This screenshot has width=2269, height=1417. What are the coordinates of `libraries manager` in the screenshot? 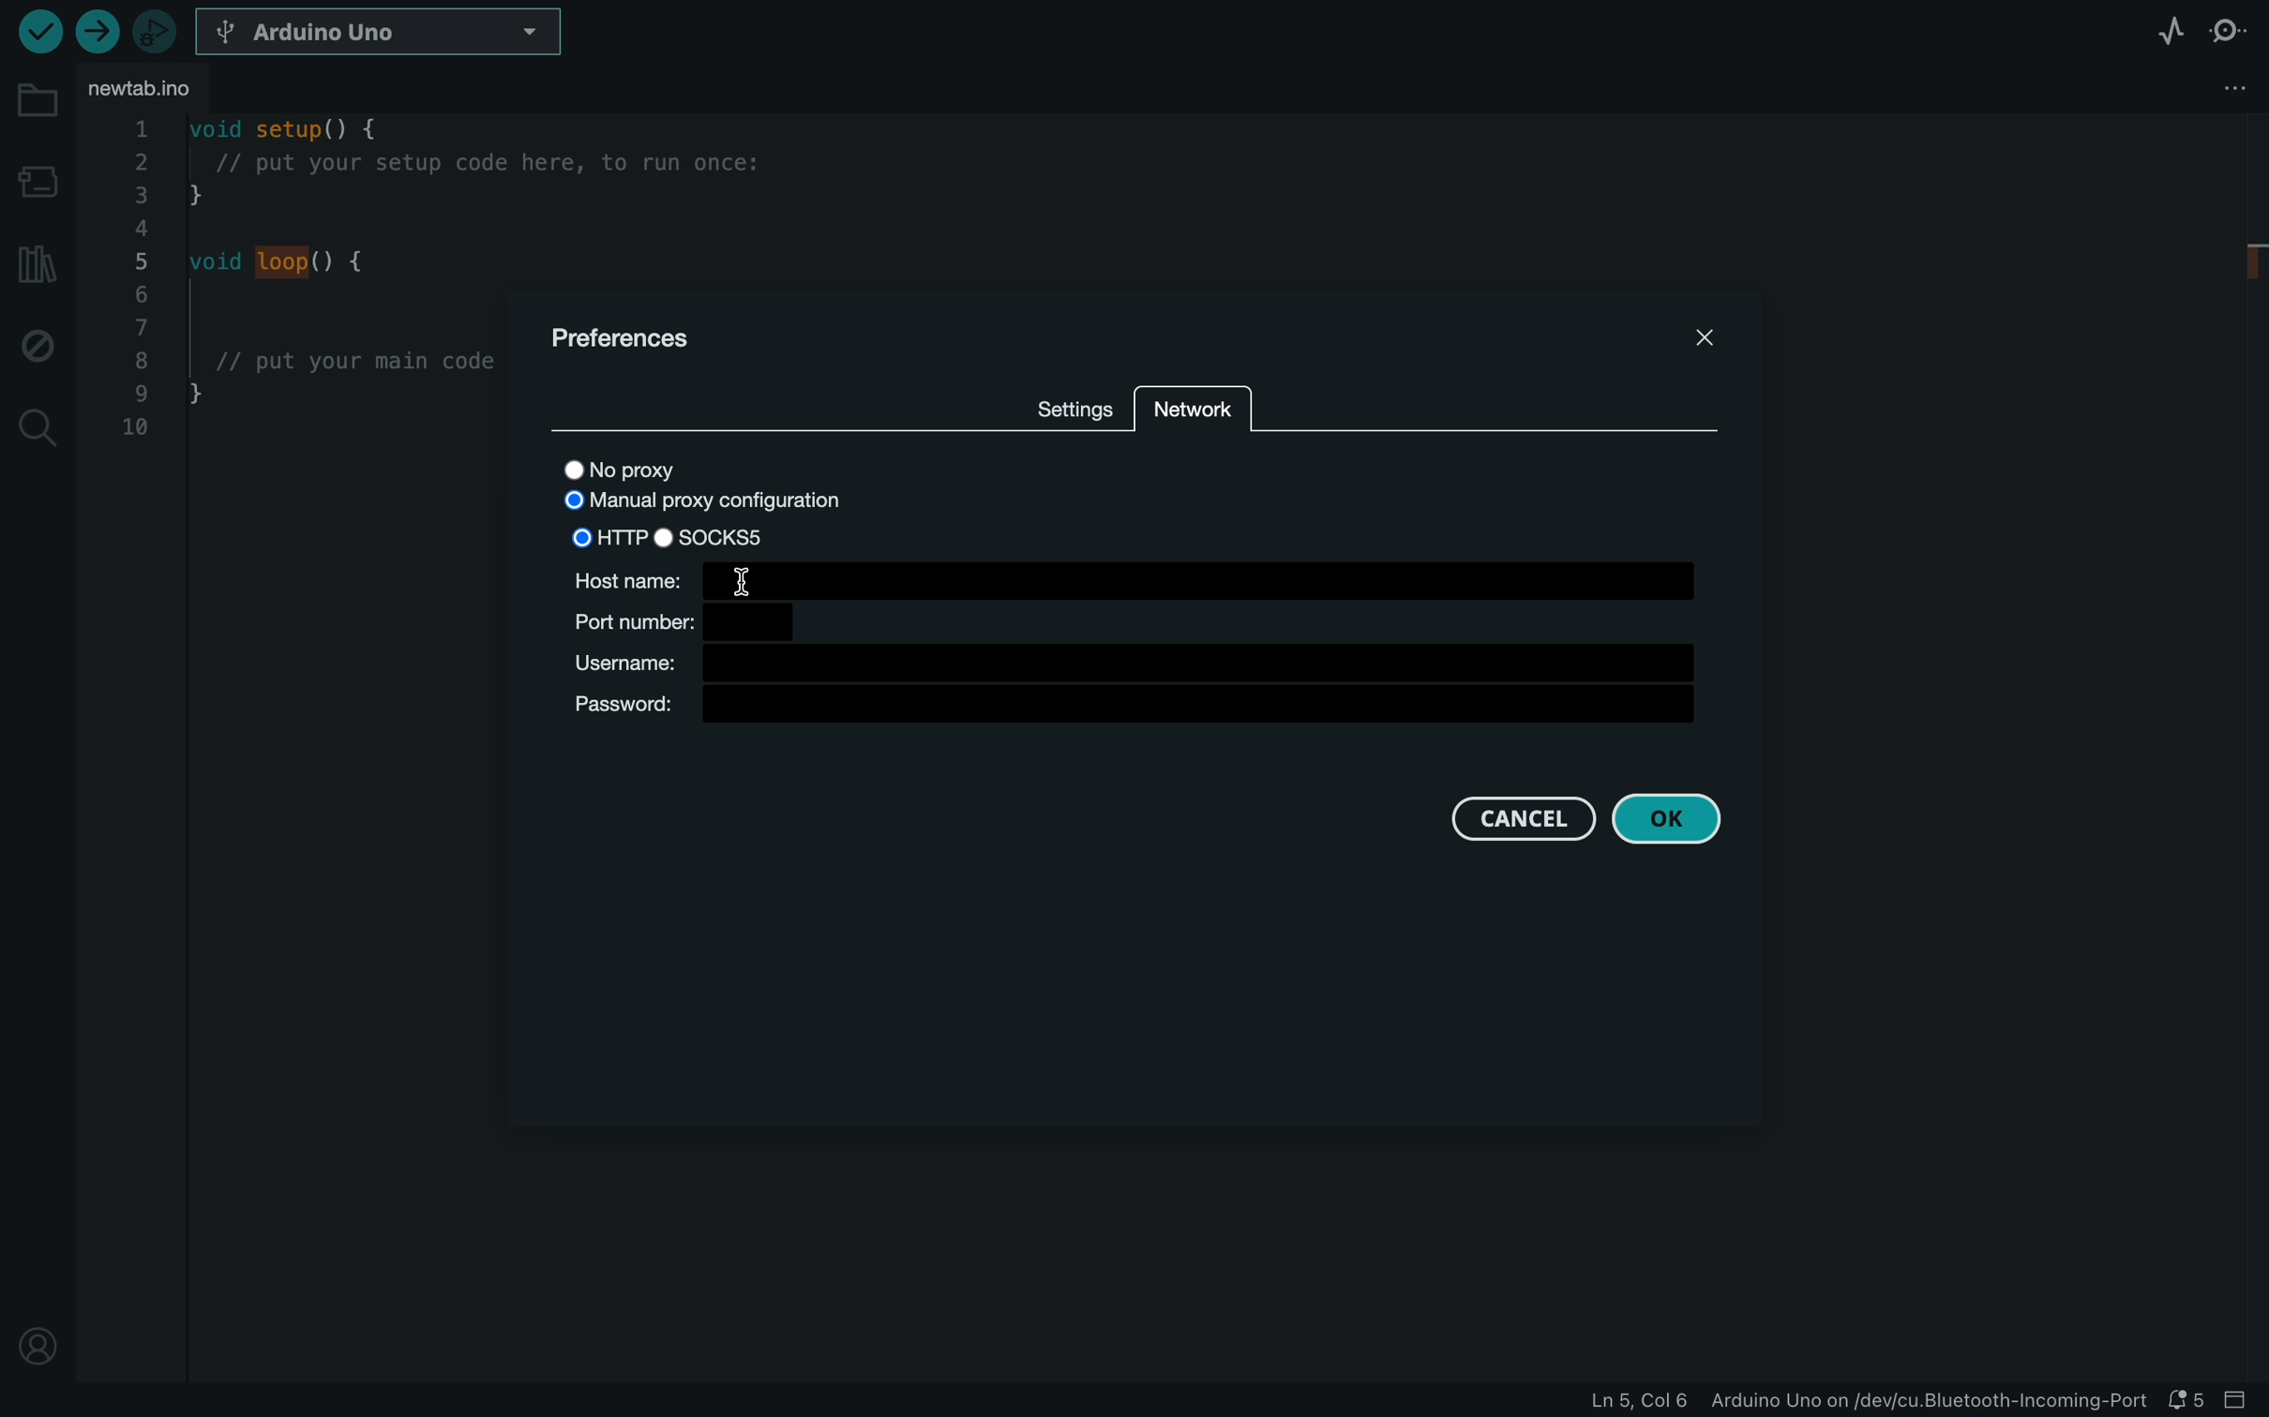 It's located at (33, 263).